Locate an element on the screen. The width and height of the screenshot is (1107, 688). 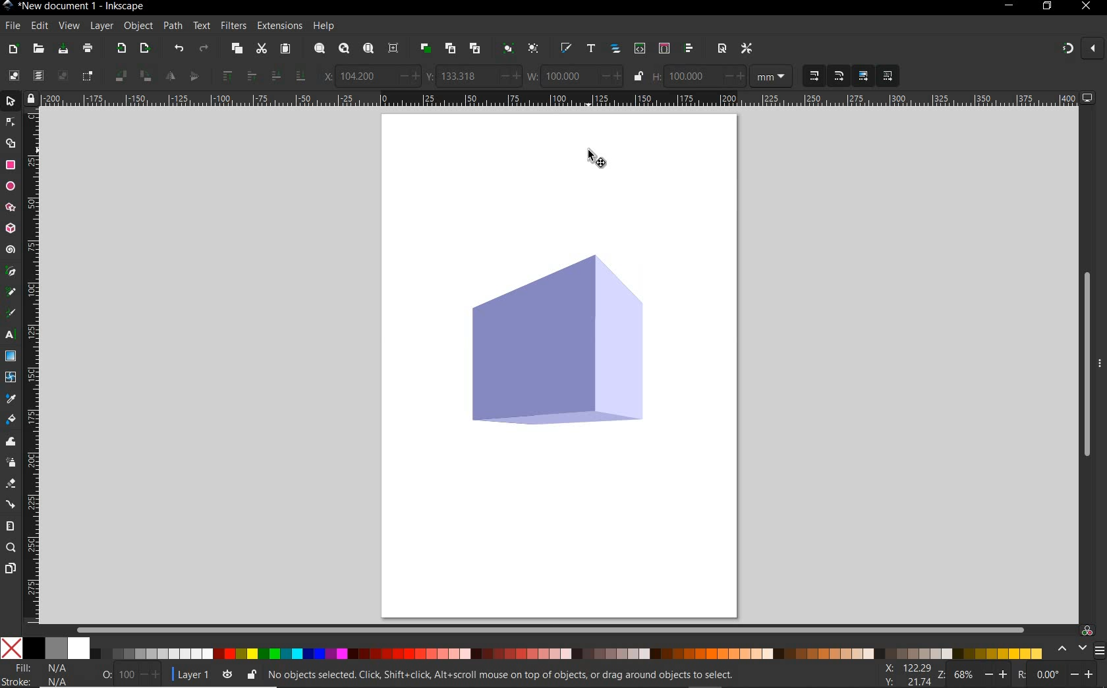
title is located at coordinates (81, 8).